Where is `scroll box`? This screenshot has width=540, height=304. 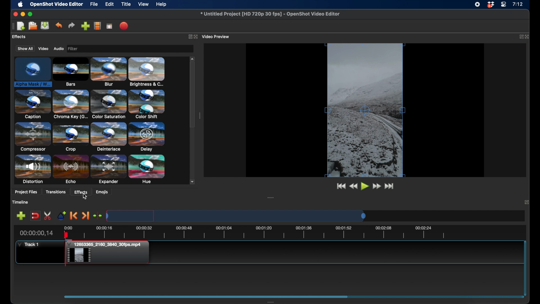 scroll box is located at coordinates (192, 96).